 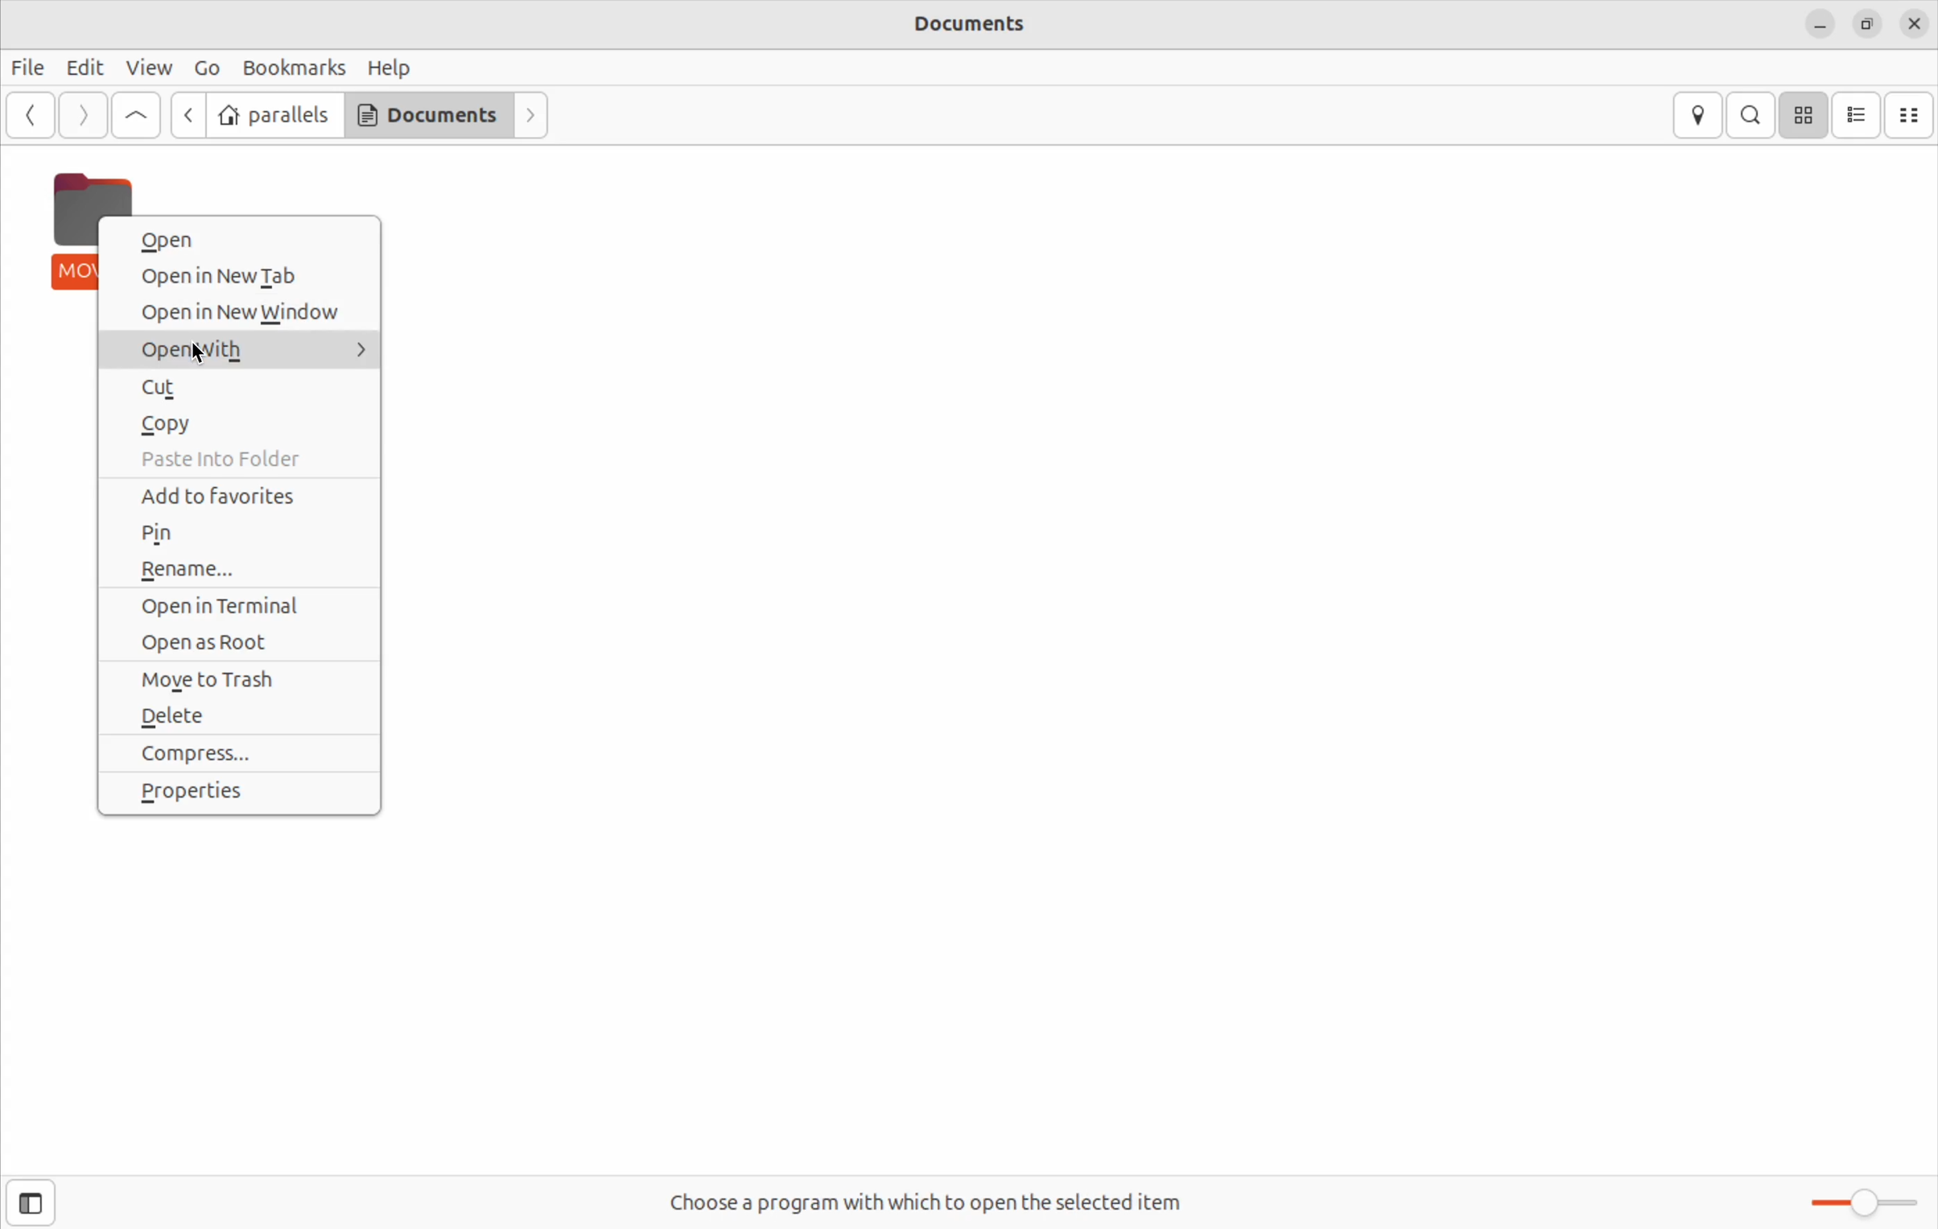 I want to click on search, so click(x=1750, y=114).